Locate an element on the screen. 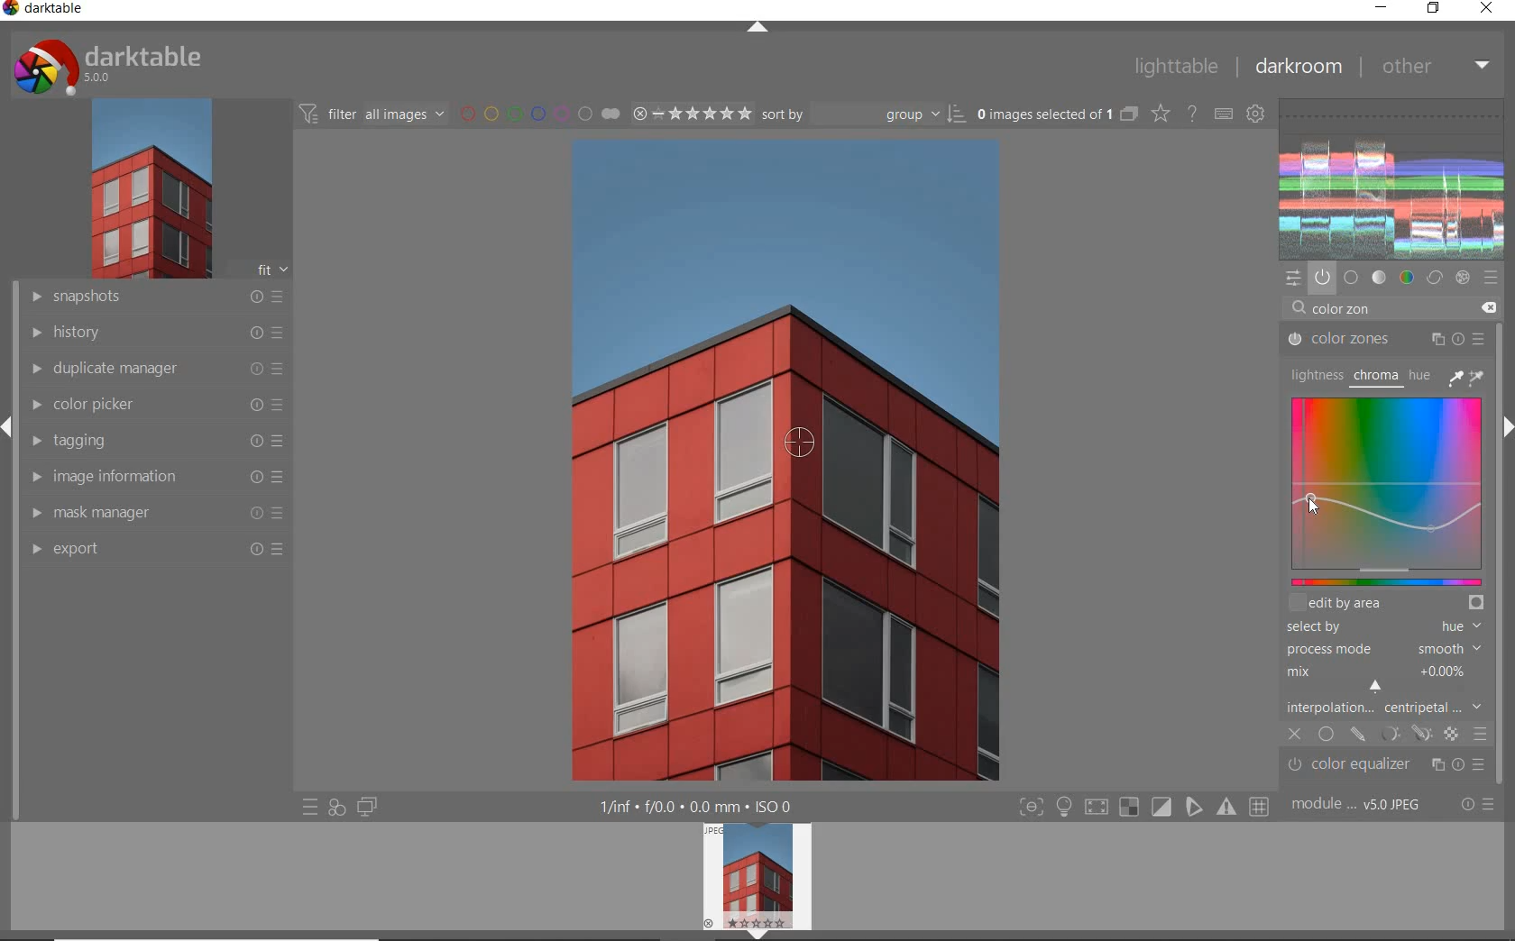 This screenshot has height=941, width=1515. change type of overlays is located at coordinates (1162, 114).